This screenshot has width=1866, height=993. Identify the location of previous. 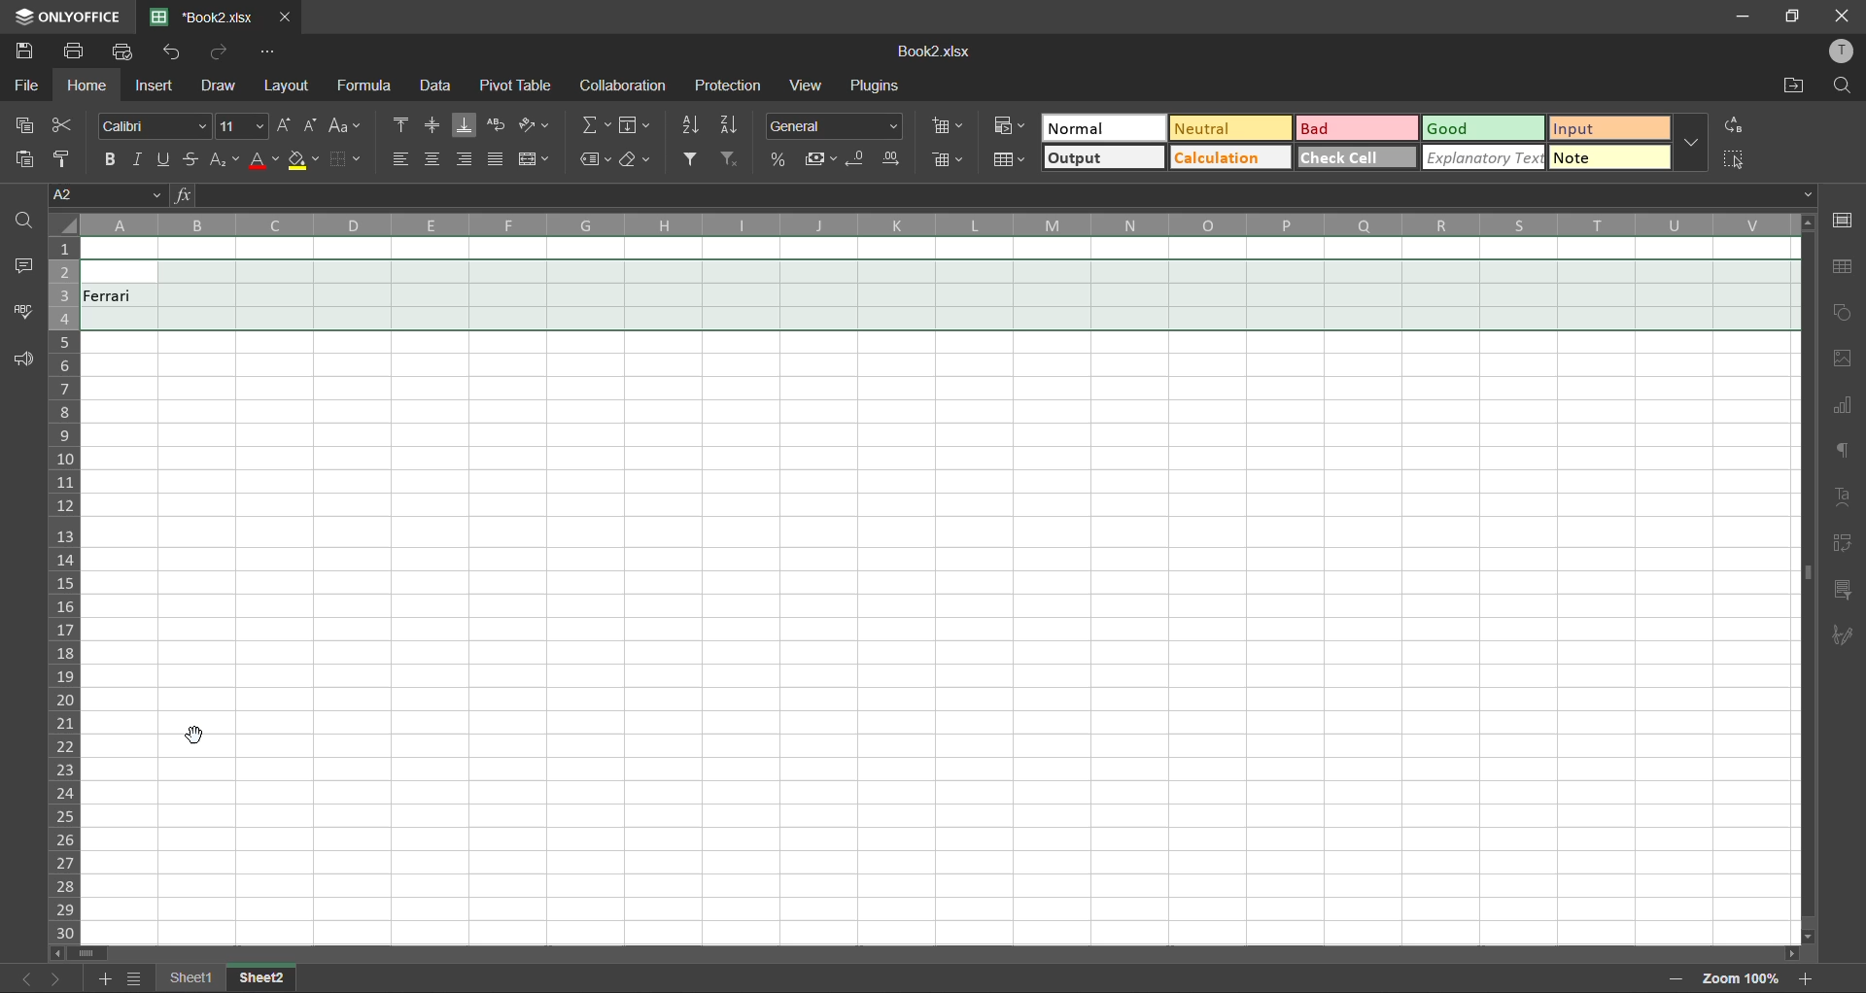
(21, 976).